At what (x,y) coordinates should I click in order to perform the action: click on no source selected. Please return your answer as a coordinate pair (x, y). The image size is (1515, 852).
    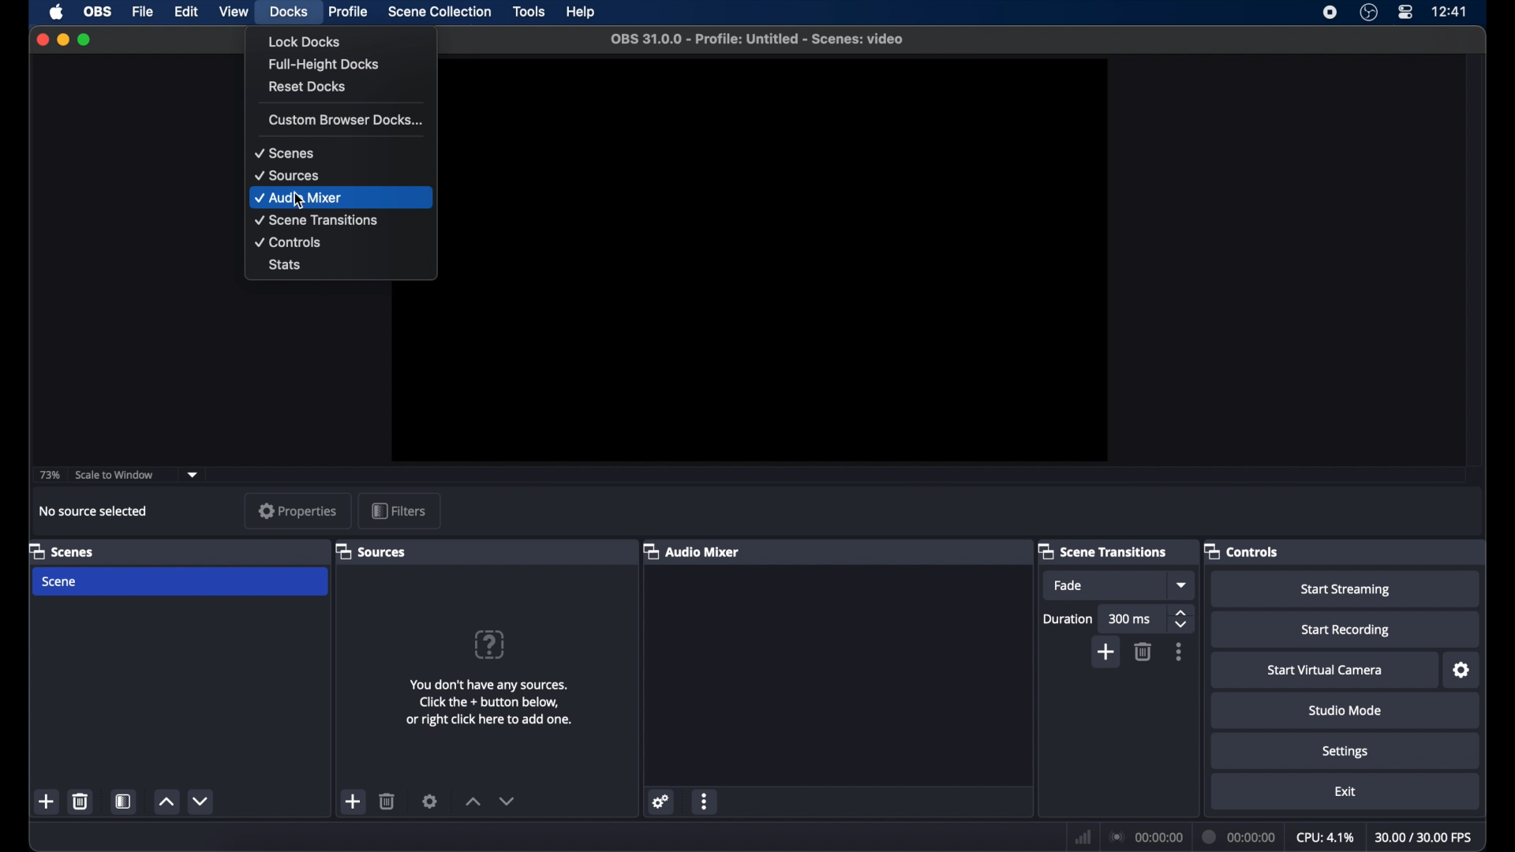
    Looking at the image, I should click on (94, 510).